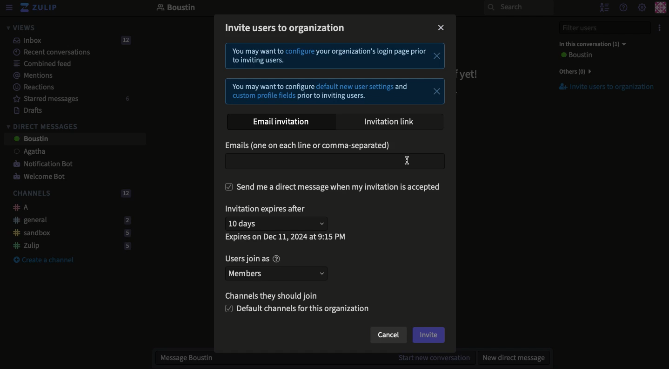  What do you see at coordinates (286, 29) in the screenshot?
I see `Invite users to organization` at bounding box center [286, 29].